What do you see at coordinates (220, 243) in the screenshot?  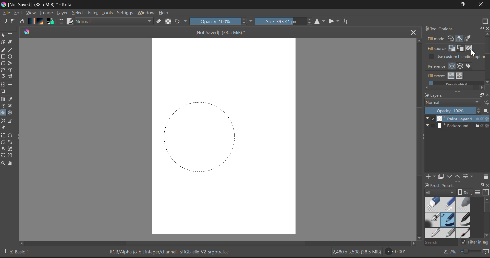 I see `Scroll Bar` at bounding box center [220, 243].